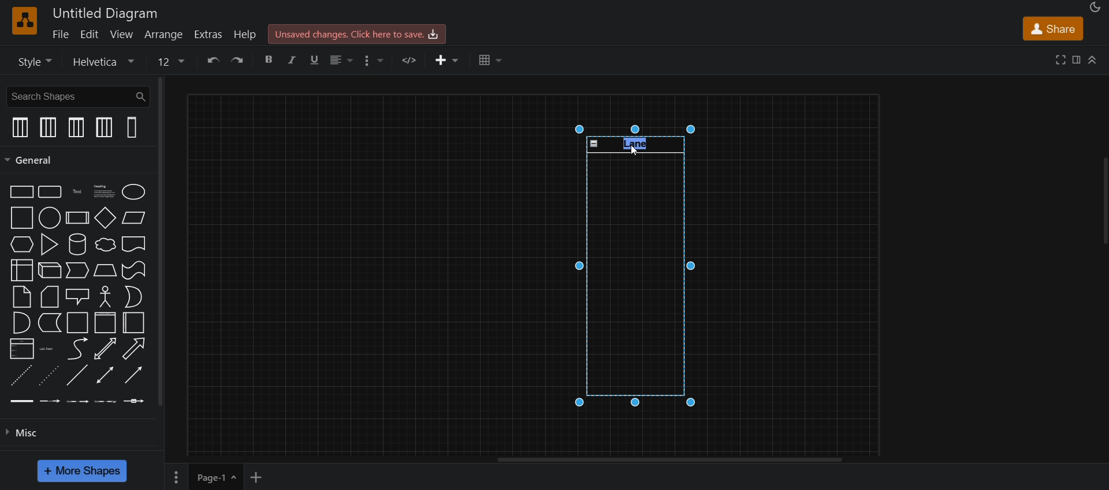 Image resolution: width=1109 pixels, height=490 pixels. What do you see at coordinates (447, 61) in the screenshot?
I see `insert` at bounding box center [447, 61].